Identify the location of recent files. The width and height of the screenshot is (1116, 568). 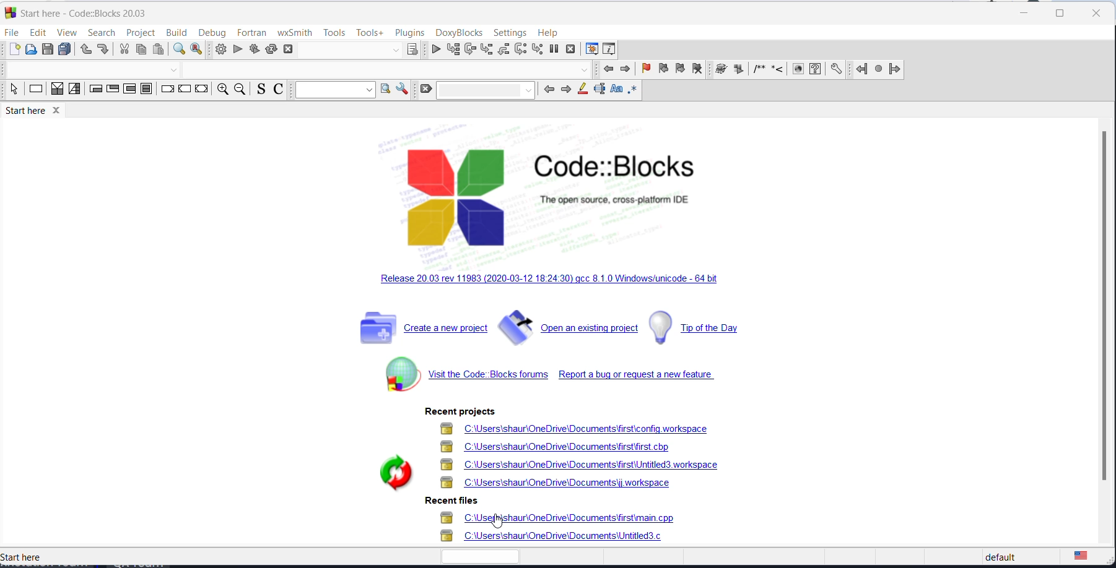
(568, 530).